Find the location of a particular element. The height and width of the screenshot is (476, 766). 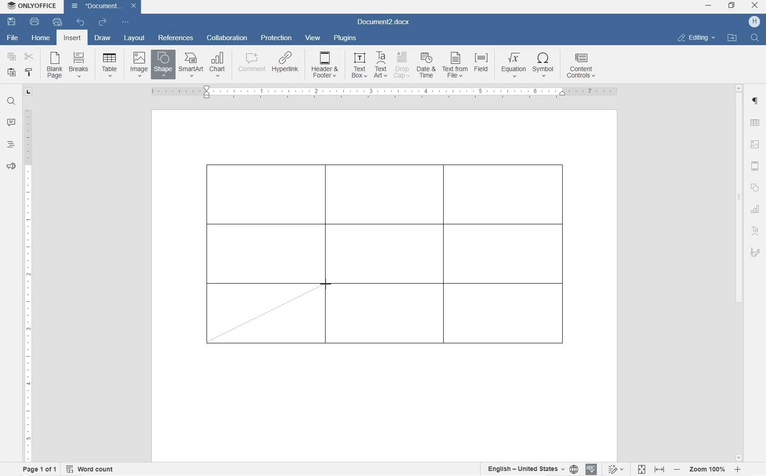

plugins is located at coordinates (346, 39).